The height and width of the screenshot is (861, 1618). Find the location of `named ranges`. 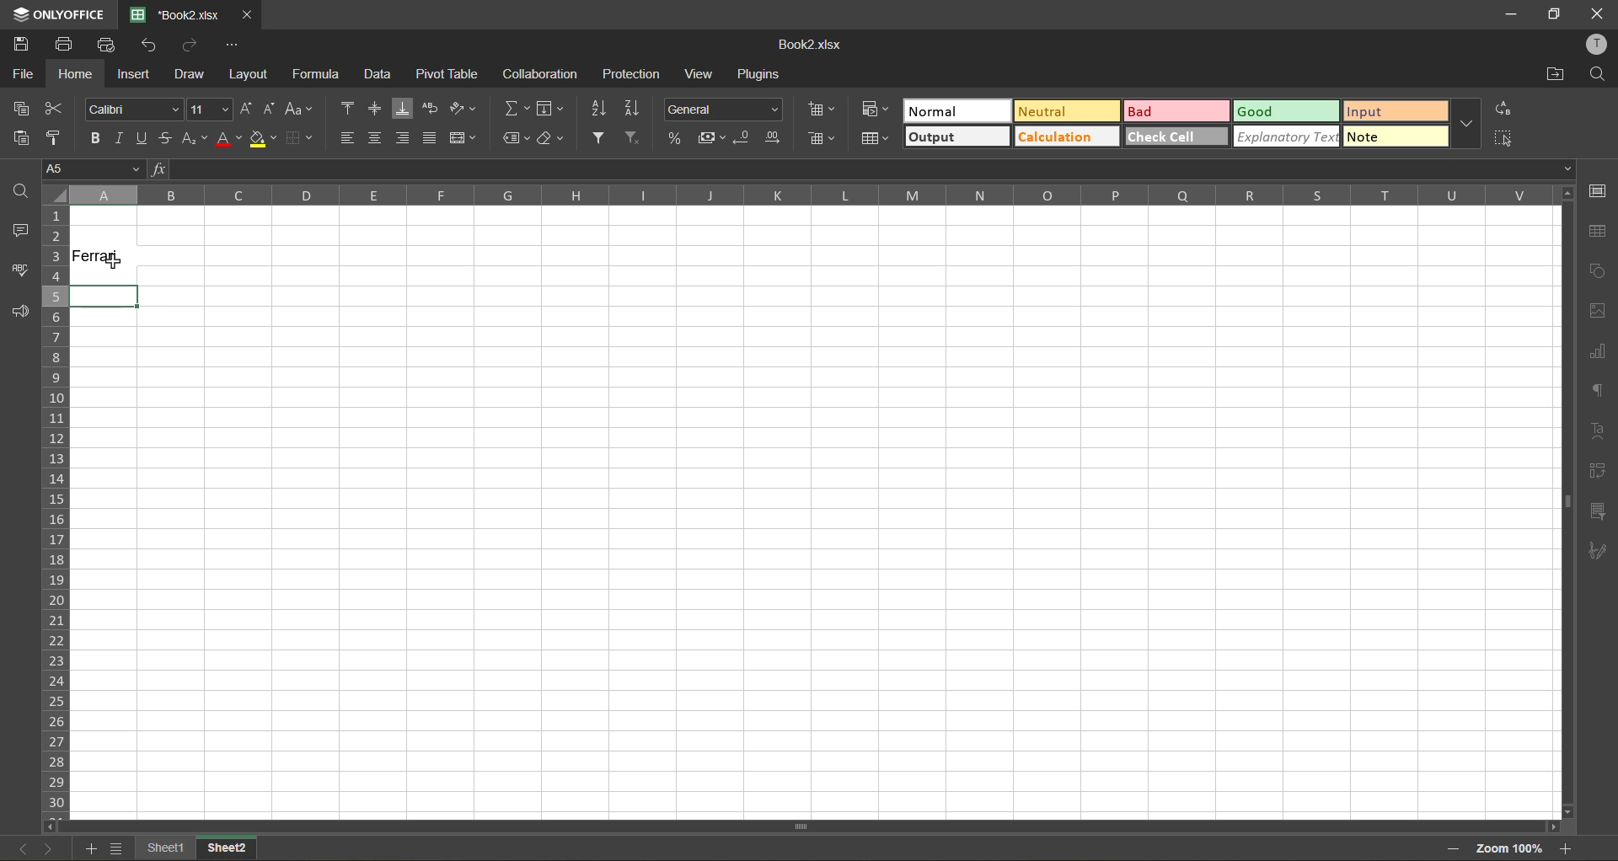

named ranges is located at coordinates (517, 138).